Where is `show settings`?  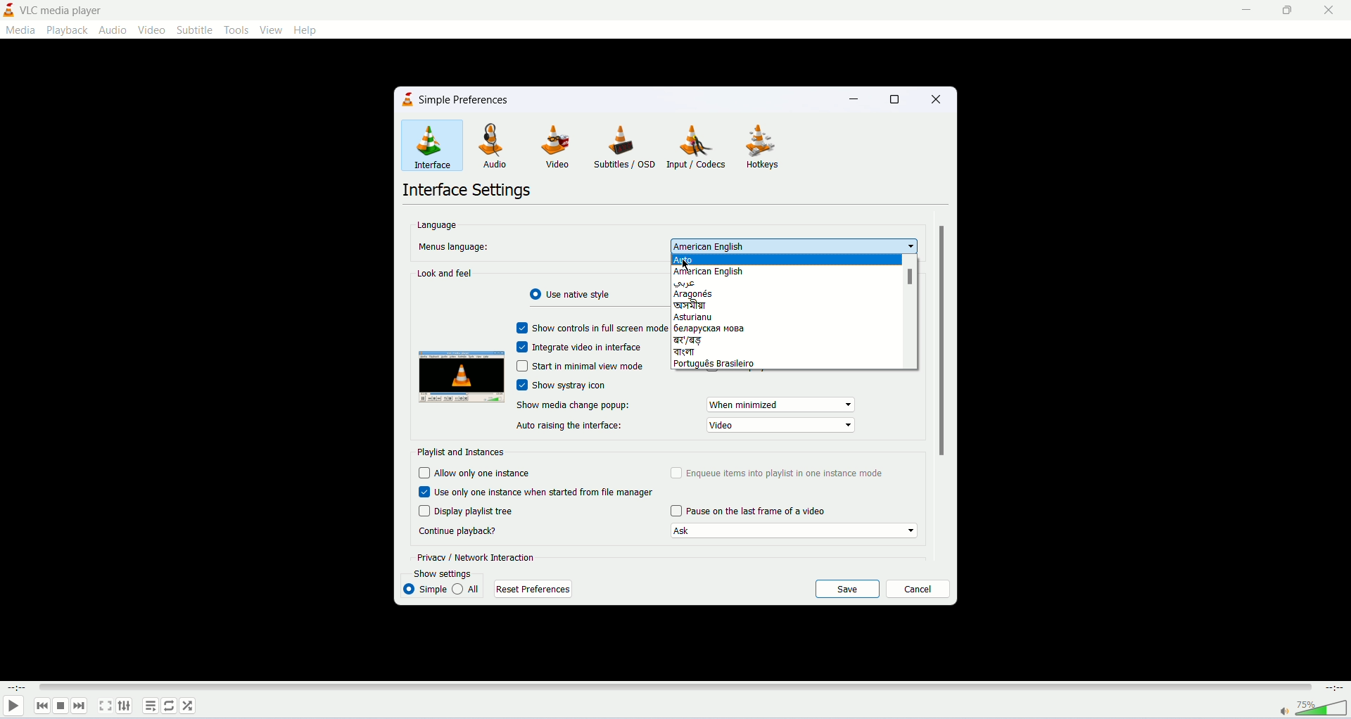
show settings is located at coordinates (443, 573).